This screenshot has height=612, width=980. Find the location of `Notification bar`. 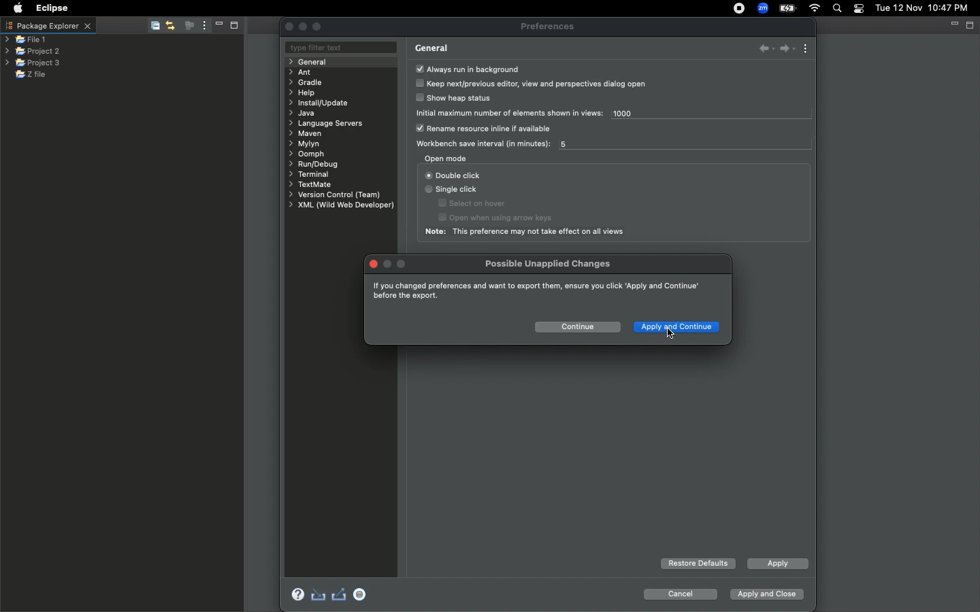

Notification bar is located at coordinates (858, 10).